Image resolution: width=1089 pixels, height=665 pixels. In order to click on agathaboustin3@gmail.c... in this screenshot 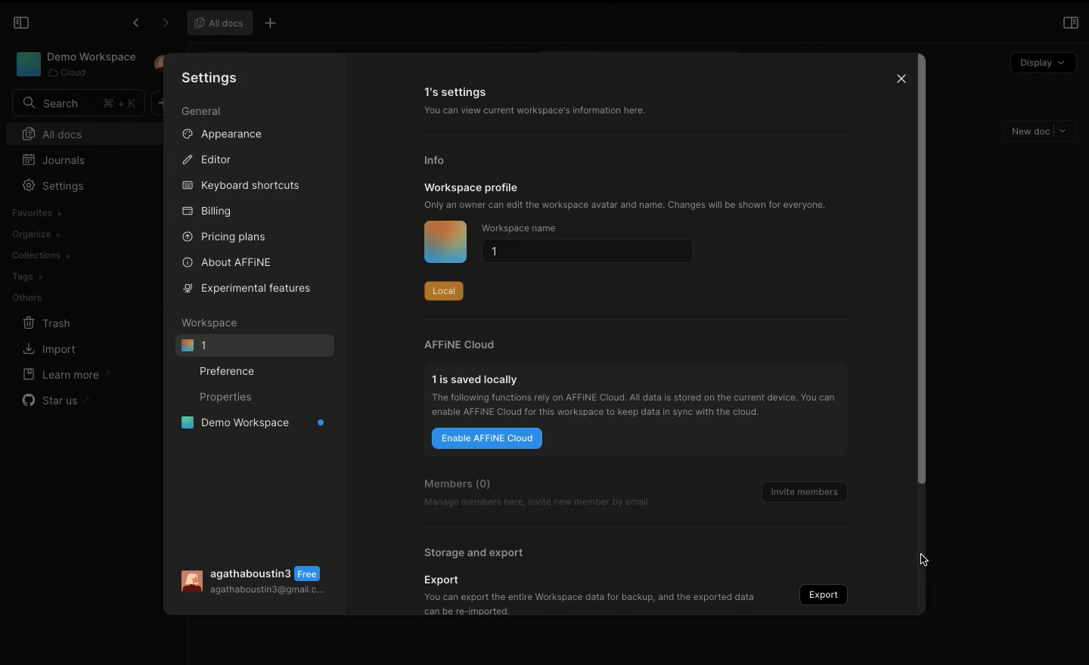, I will do `click(268, 592)`.